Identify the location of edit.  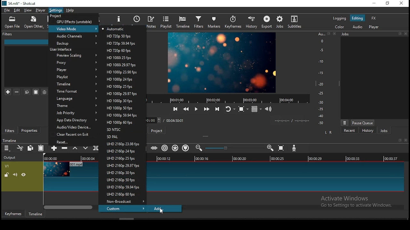
(17, 11).